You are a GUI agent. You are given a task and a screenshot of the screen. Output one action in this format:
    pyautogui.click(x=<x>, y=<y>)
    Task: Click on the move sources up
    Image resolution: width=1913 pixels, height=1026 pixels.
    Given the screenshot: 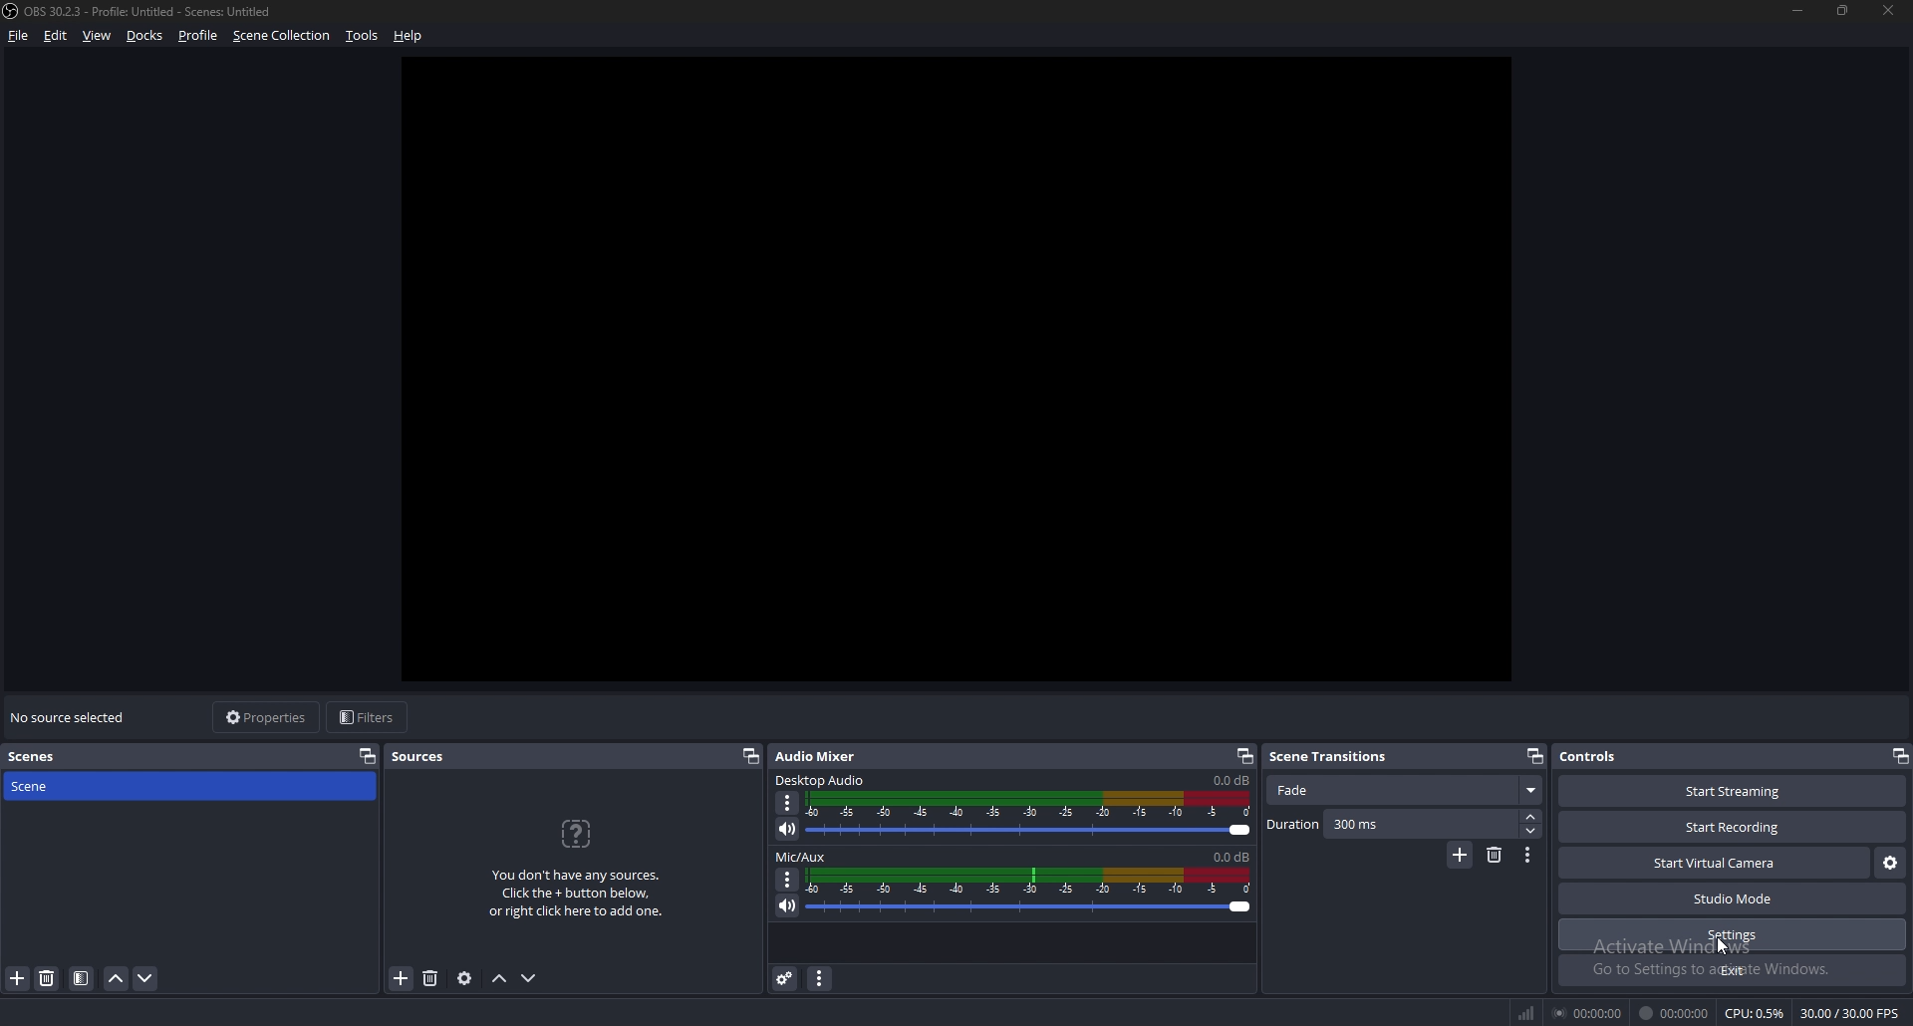 What is the action you would take?
    pyautogui.click(x=501, y=980)
    